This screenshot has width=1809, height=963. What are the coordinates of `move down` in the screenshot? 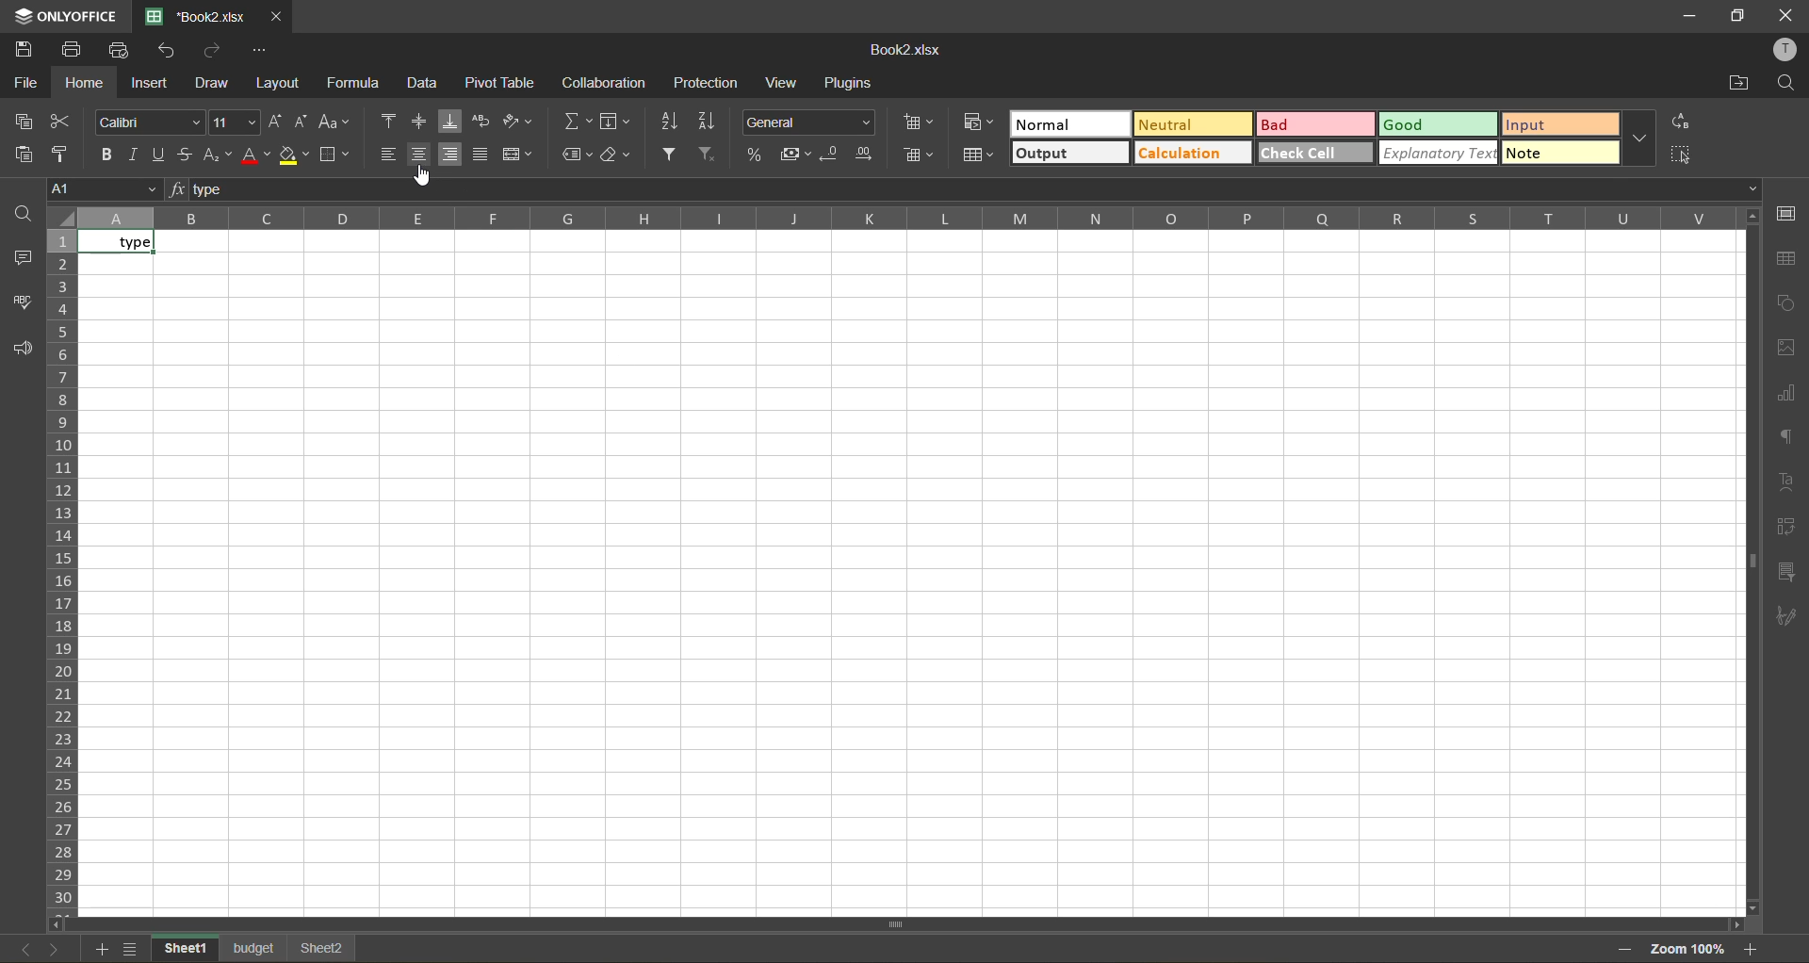 It's located at (1746, 904).